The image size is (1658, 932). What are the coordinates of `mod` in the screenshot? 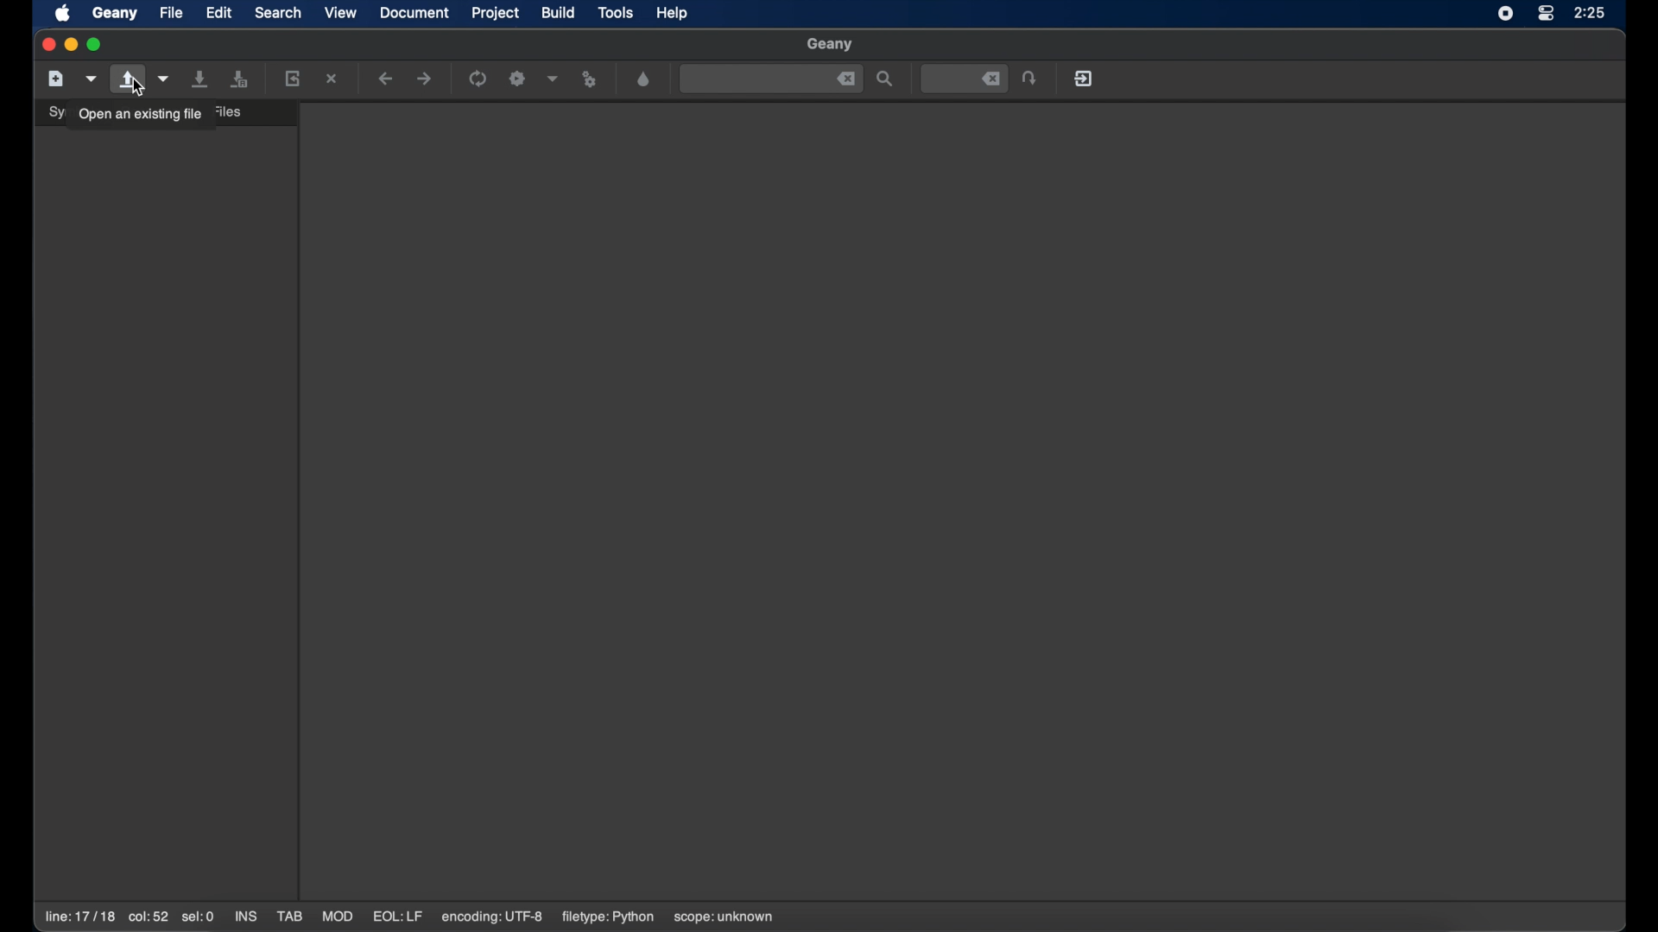 It's located at (339, 916).